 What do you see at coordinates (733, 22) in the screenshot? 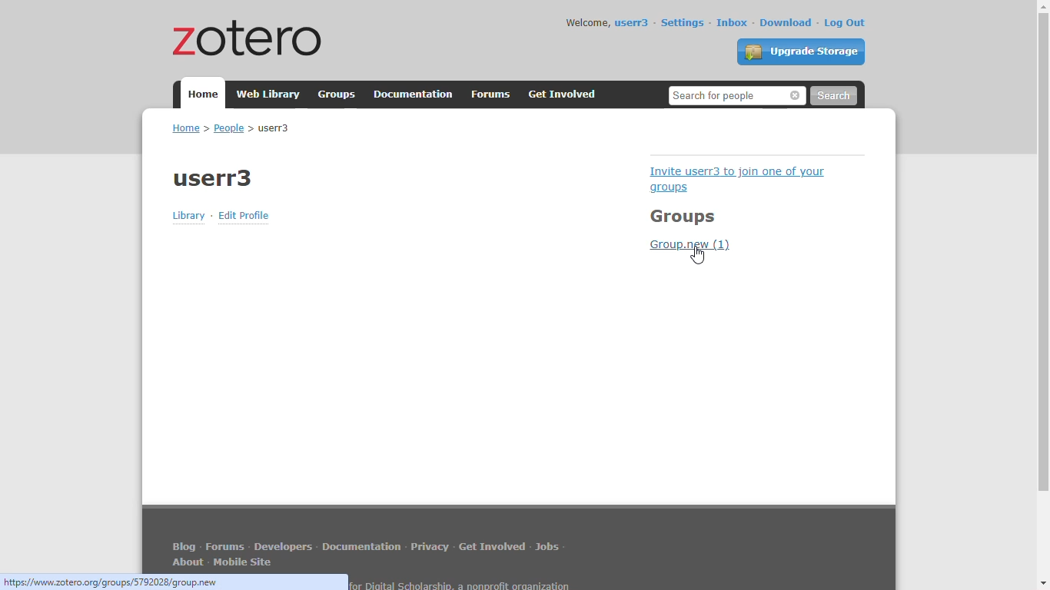
I see `inbox` at bounding box center [733, 22].